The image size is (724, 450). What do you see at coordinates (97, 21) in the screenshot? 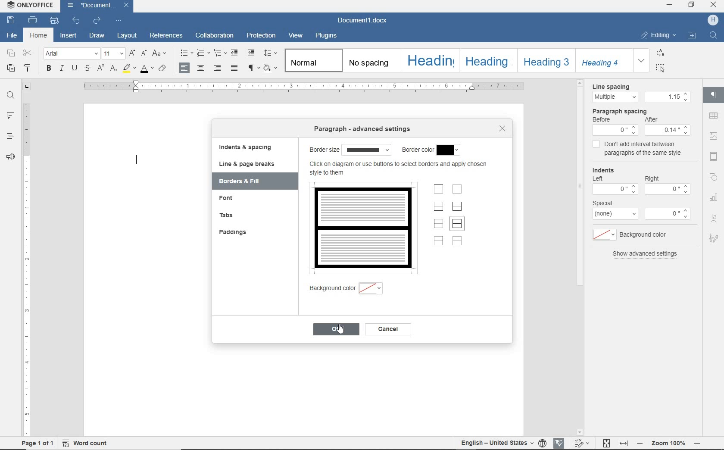
I see `redo` at bounding box center [97, 21].